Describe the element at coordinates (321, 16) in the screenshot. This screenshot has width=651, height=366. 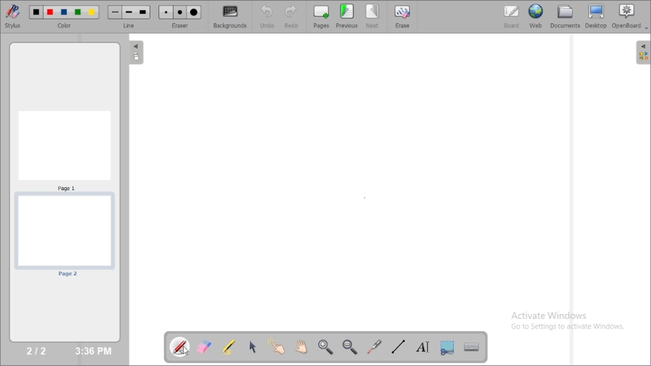
I see `pages` at that location.